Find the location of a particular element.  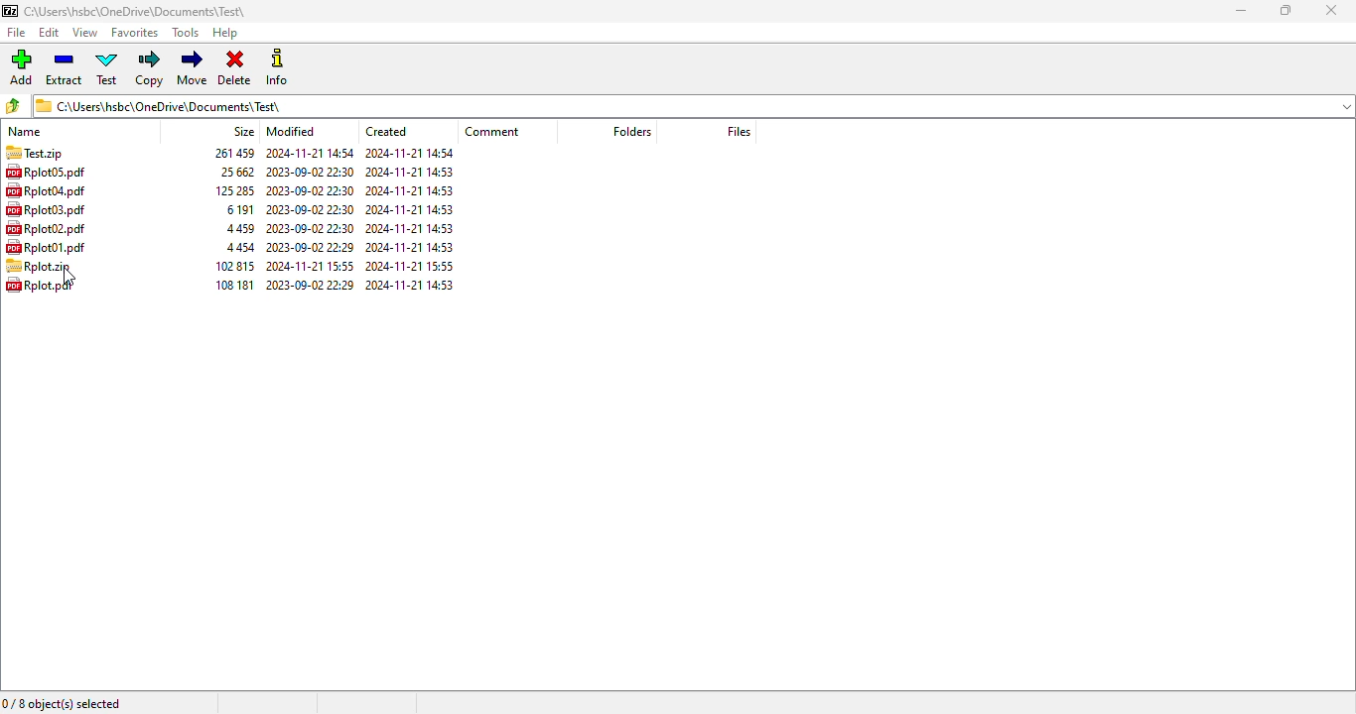

help is located at coordinates (225, 33).